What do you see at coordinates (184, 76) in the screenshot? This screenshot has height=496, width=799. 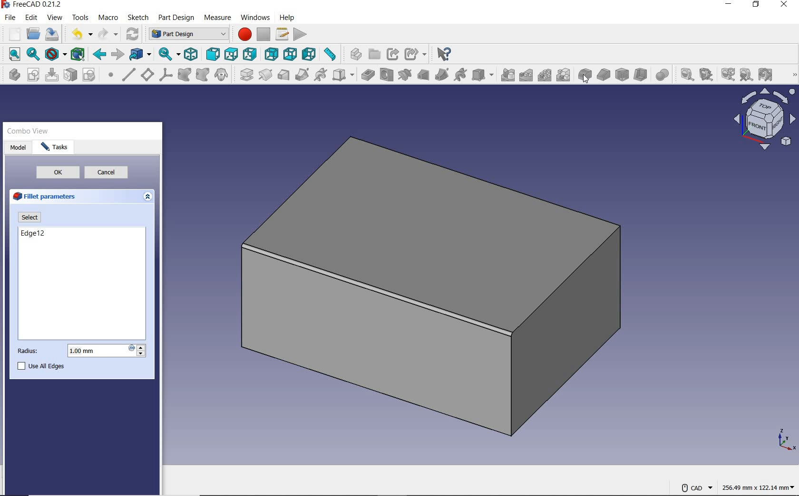 I see `create a shape binder` at bounding box center [184, 76].